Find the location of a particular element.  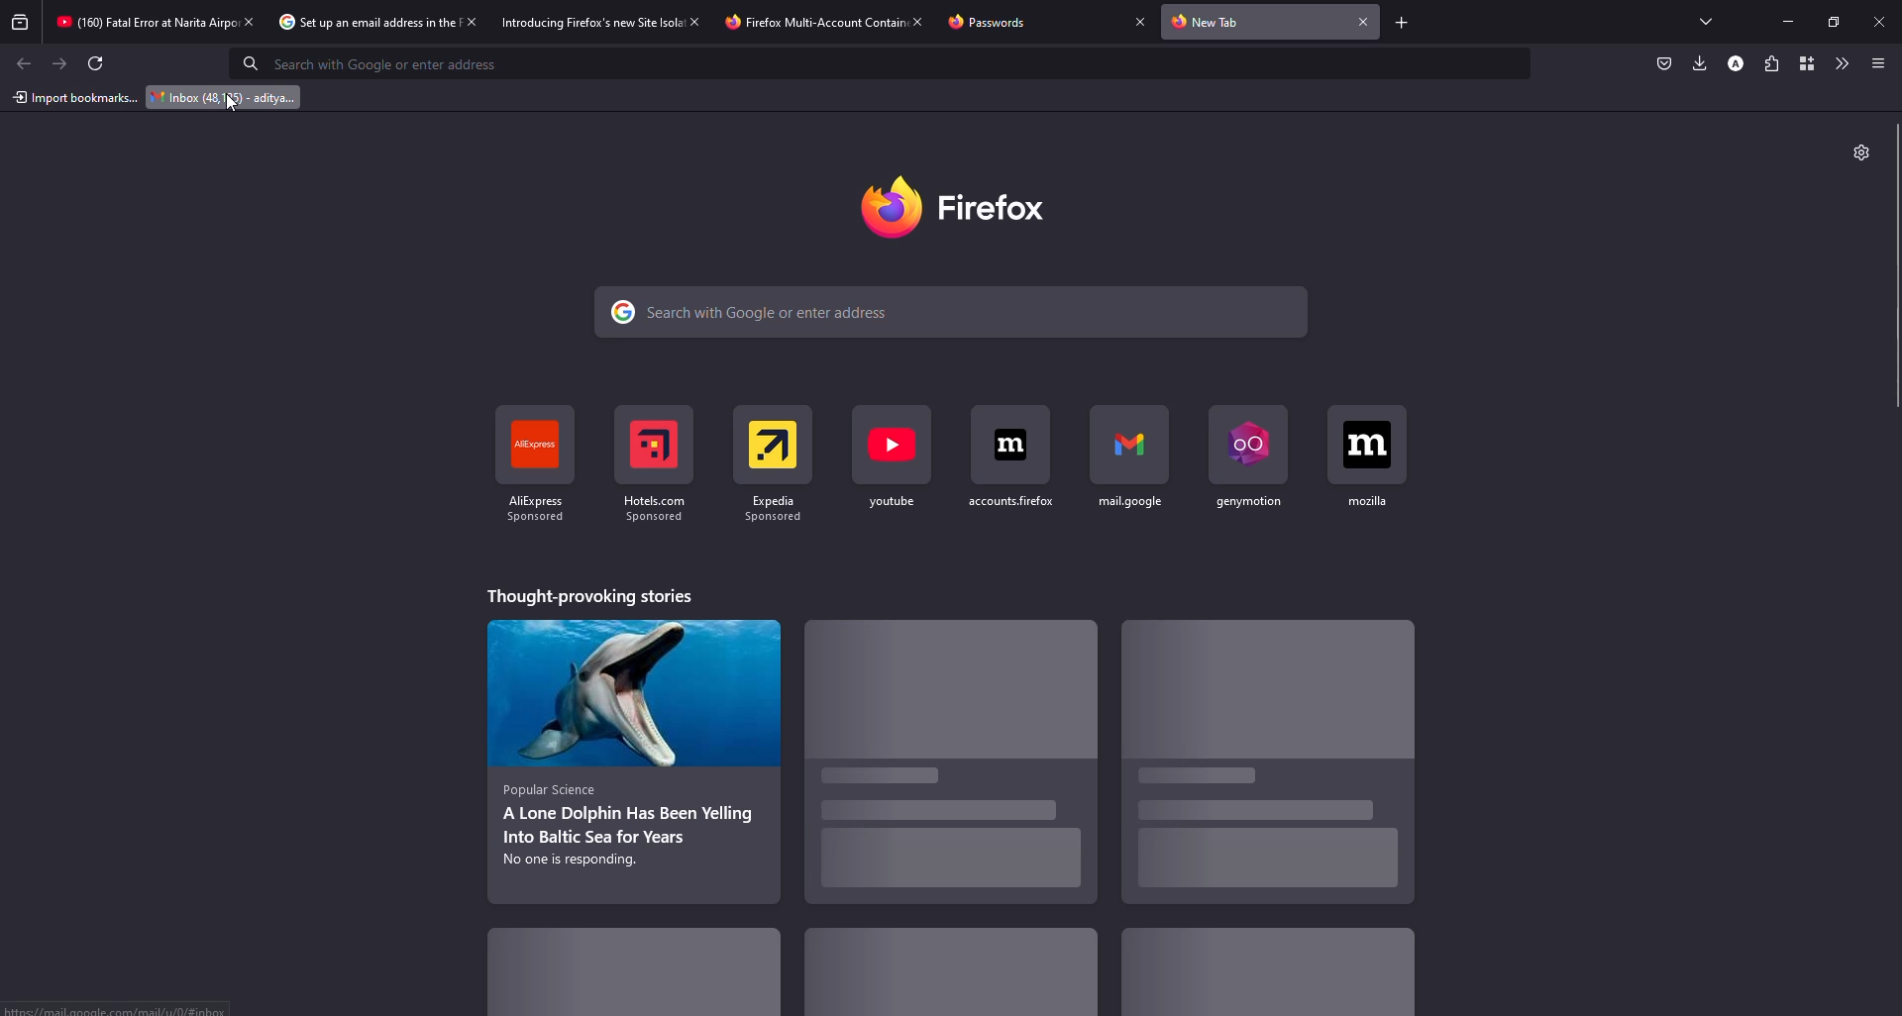

Set up an email address is located at coordinates (355, 22).